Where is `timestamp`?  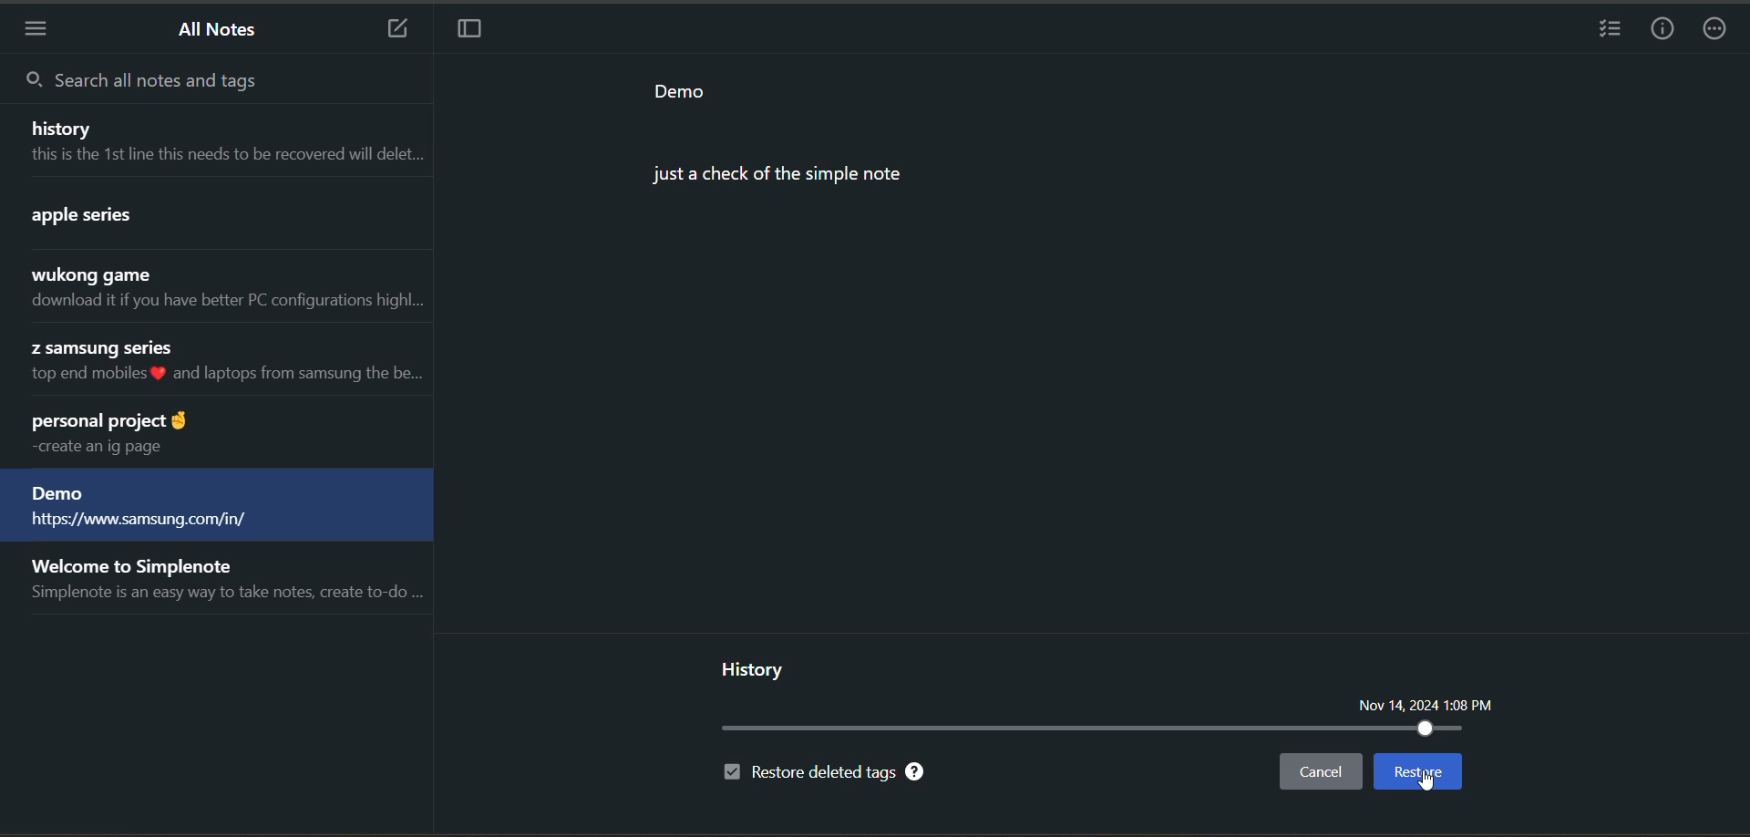
timestamp is located at coordinates (1434, 706).